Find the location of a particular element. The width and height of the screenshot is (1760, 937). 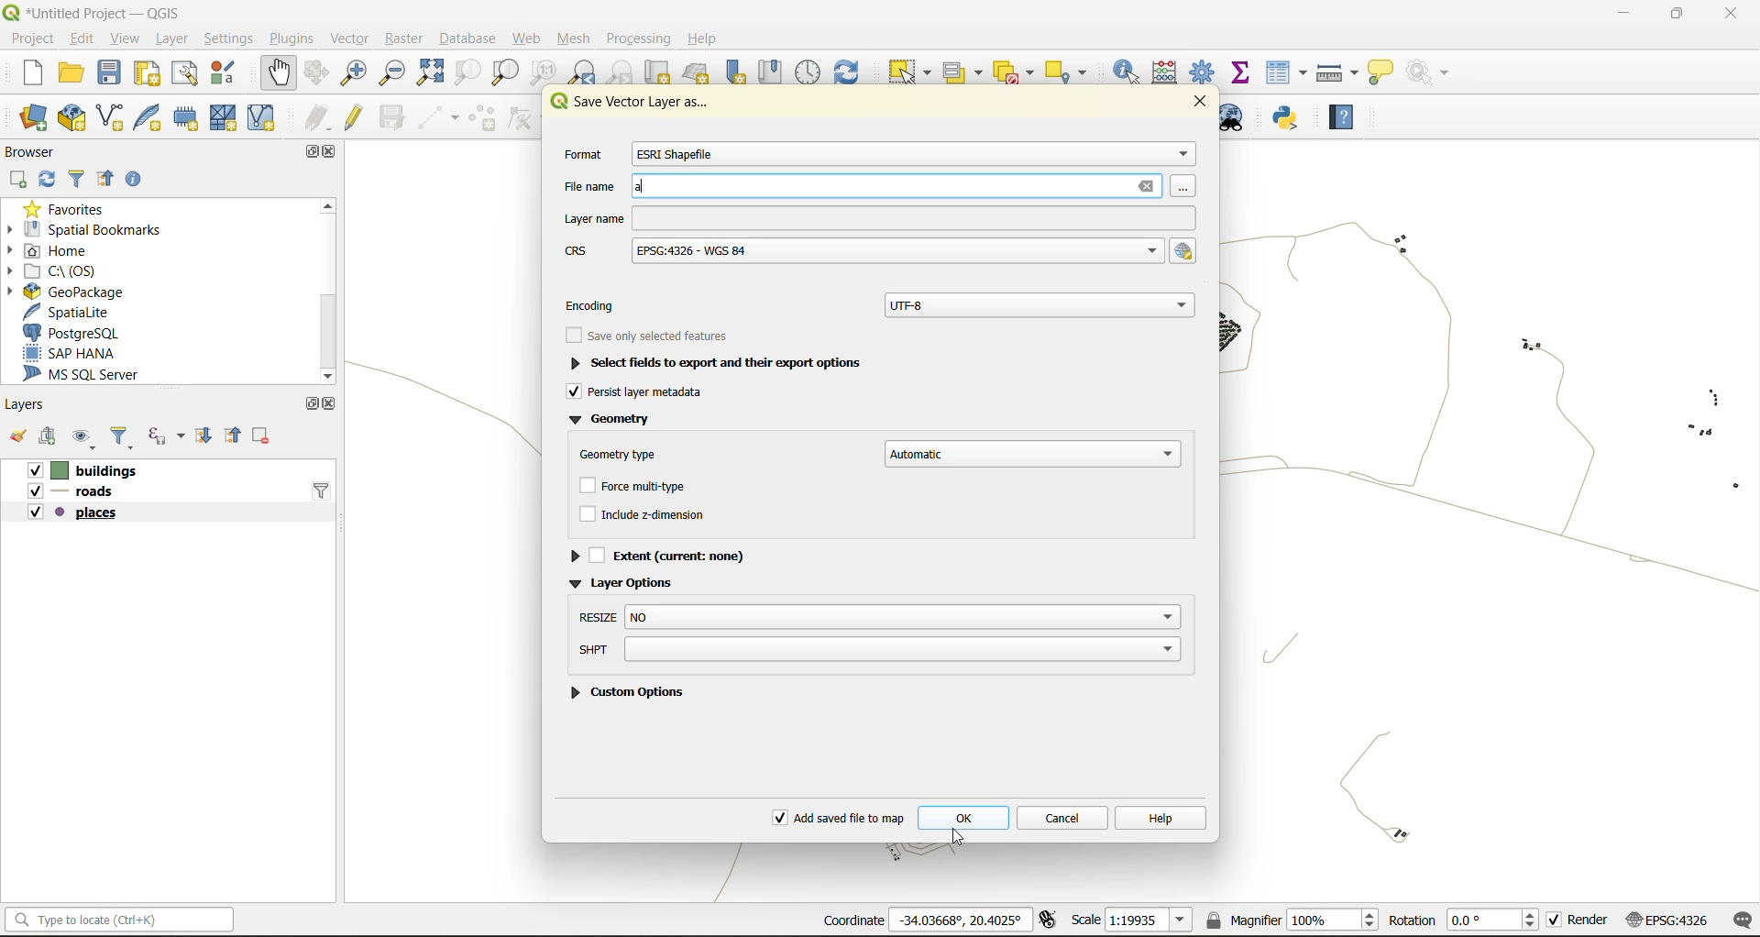

filter is located at coordinates (125, 436).